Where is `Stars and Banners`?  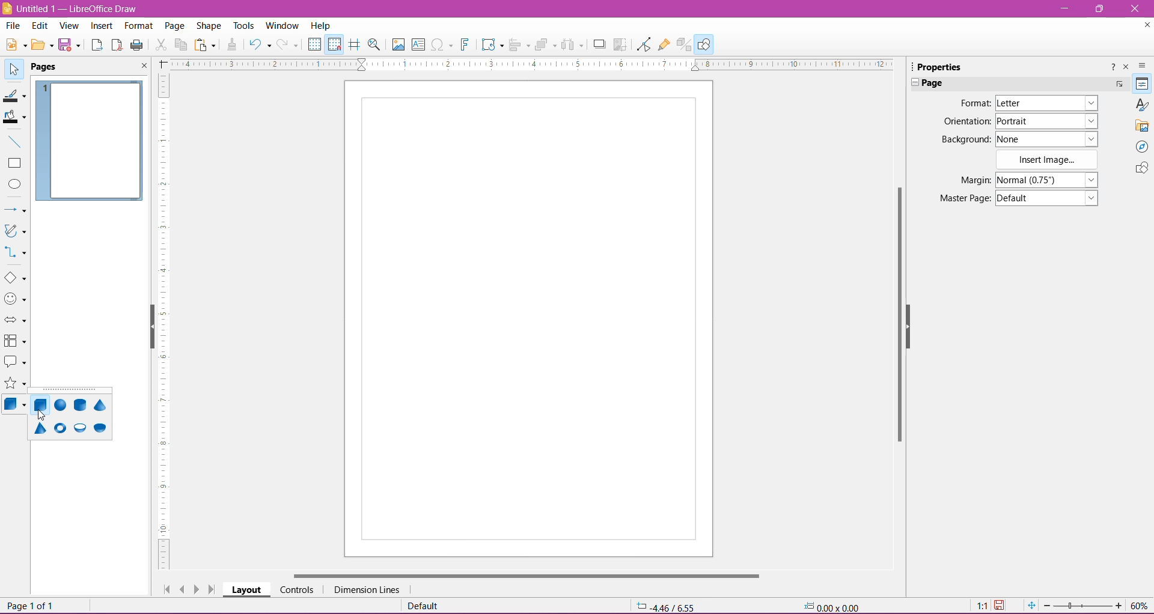
Stars and Banners is located at coordinates (16, 385).